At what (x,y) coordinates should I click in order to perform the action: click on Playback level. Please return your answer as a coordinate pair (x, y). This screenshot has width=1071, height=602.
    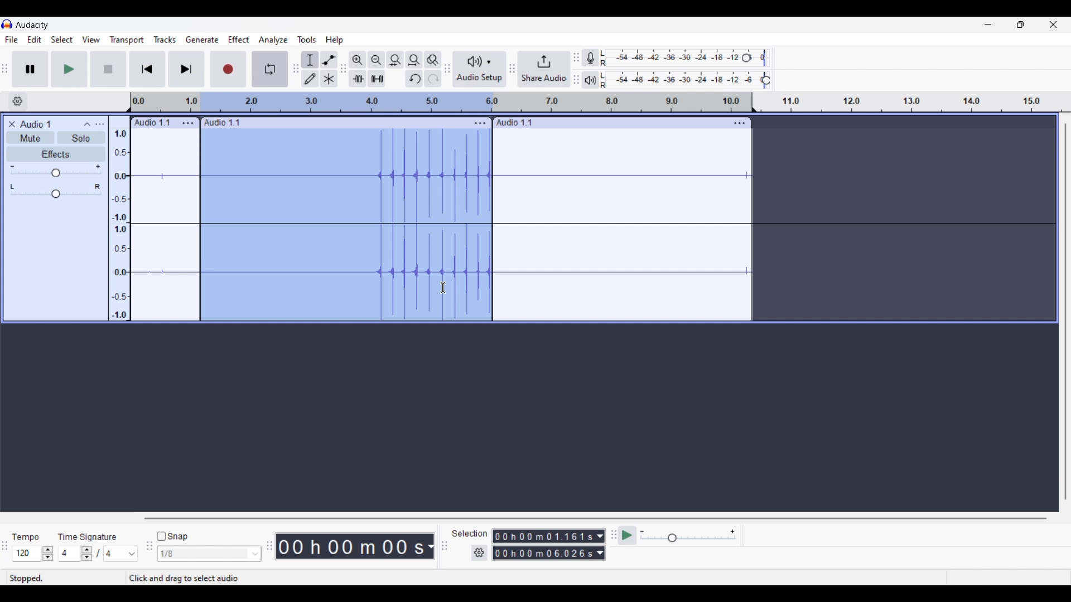
    Looking at the image, I should click on (682, 80).